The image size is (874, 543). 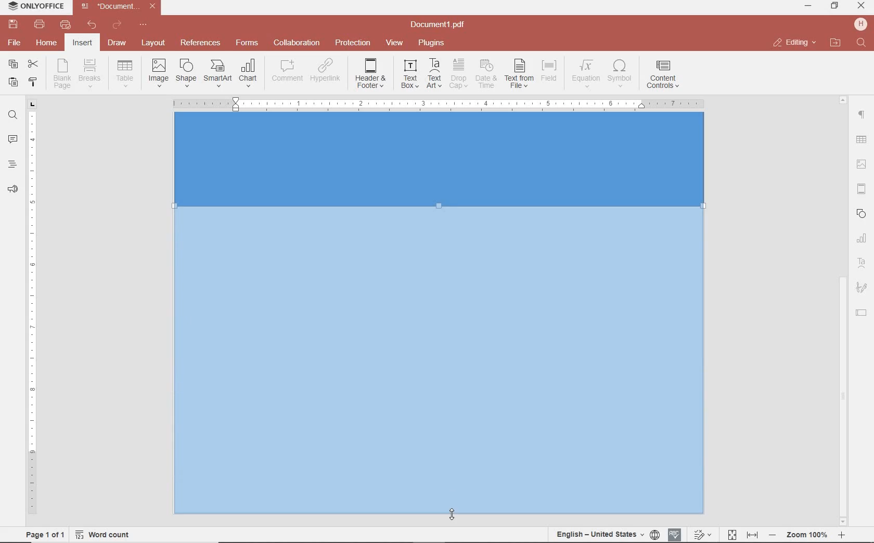 What do you see at coordinates (434, 74) in the screenshot?
I see `INSERT TEXT ART` at bounding box center [434, 74].